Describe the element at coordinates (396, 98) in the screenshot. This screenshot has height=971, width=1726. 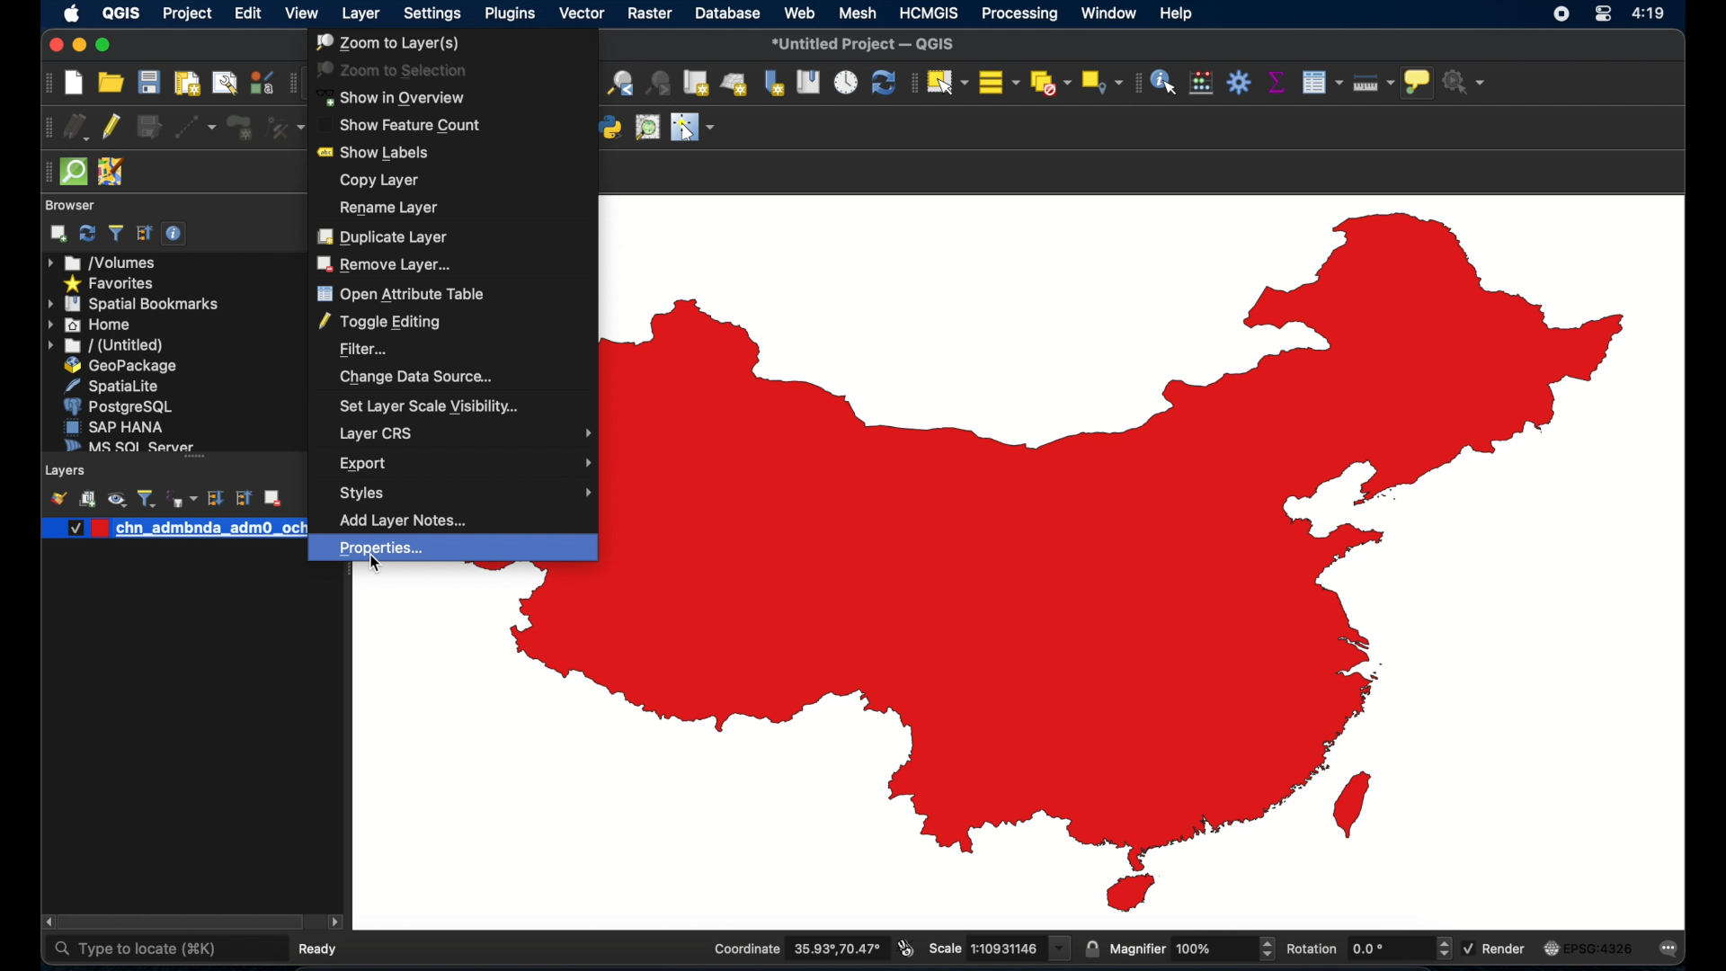
I see `show in overview` at that location.